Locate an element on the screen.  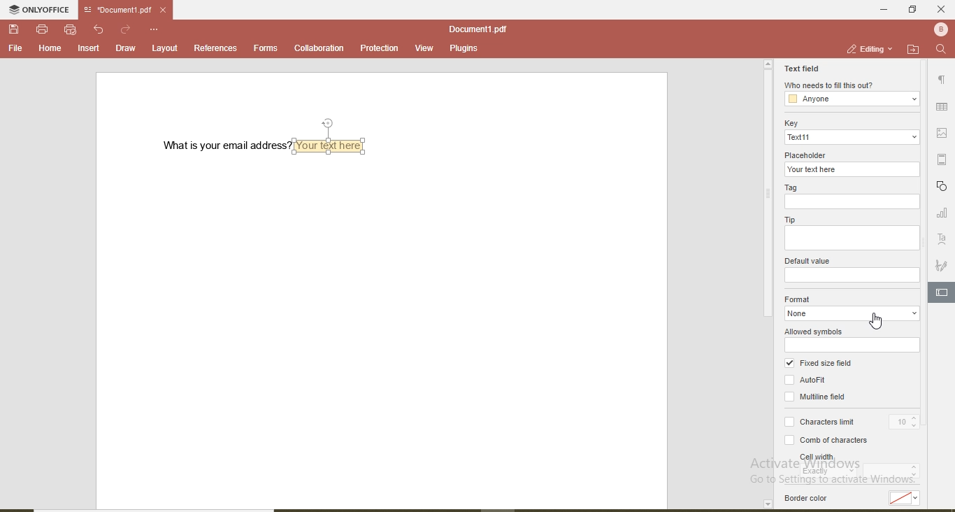
references is located at coordinates (215, 48).